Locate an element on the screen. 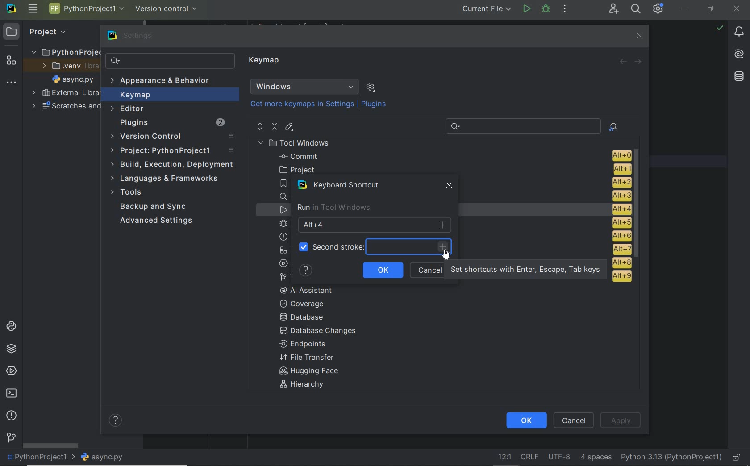 The height and width of the screenshot is (466, 750). main menu is located at coordinates (33, 9).